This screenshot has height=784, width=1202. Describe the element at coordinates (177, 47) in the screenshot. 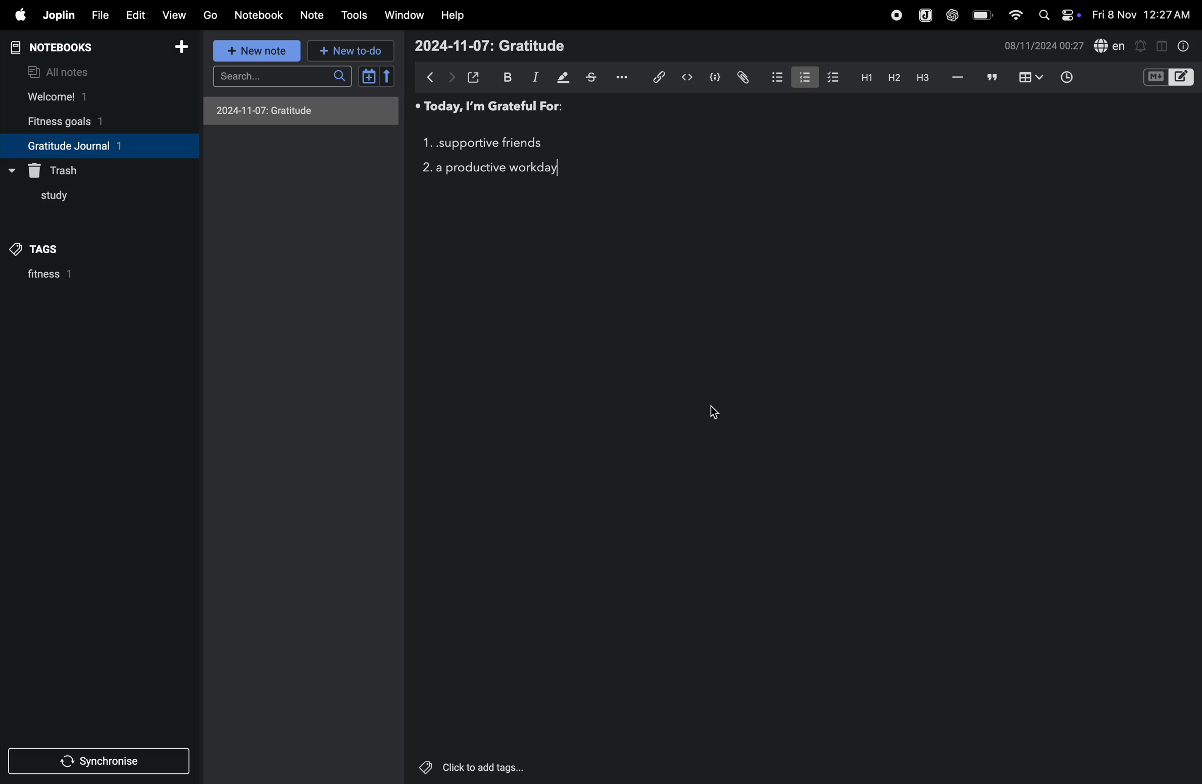

I see `add notebook` at that location.